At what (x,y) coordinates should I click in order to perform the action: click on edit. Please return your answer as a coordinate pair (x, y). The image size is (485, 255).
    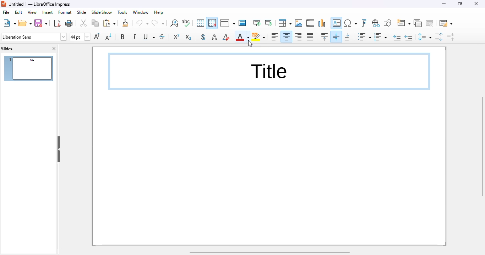
    Looking at the image, I should click on (18, 12).